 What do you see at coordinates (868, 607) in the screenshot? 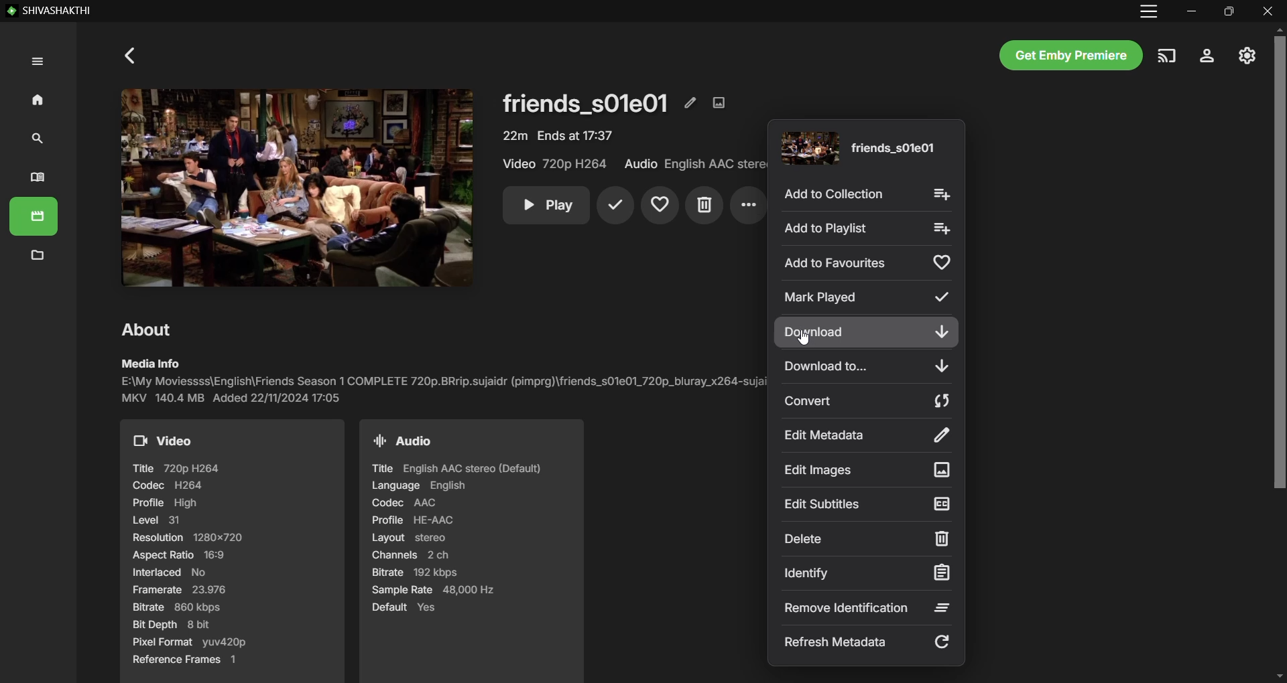
I see `Remove Identification` at bounding box center [868, 607].